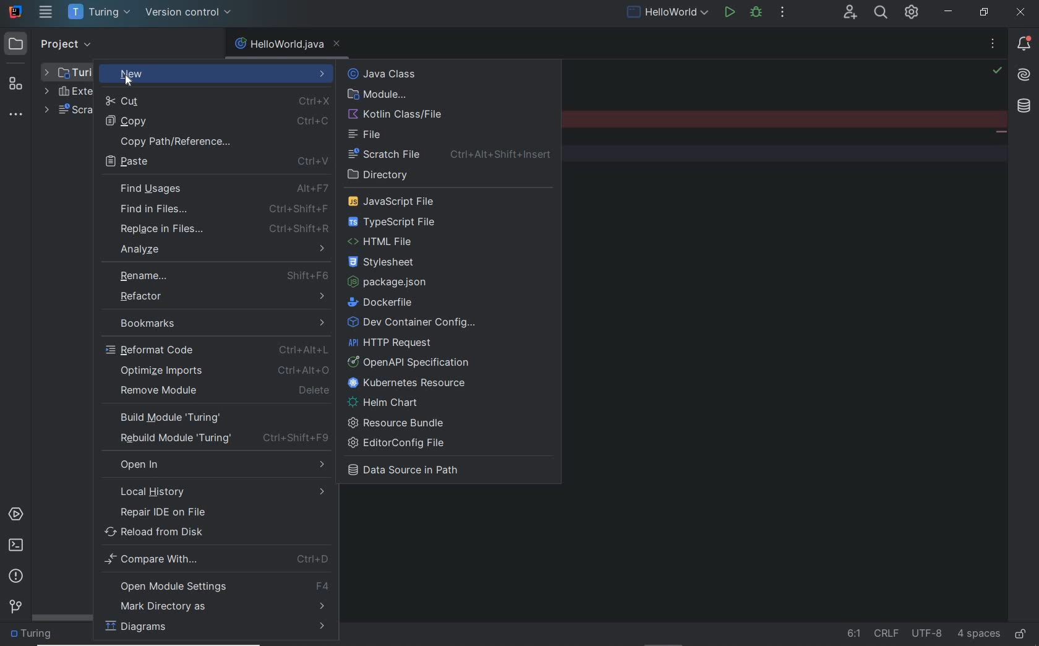 The image size is (1039, 646). I want to click on notifications, so click(1022, 45).